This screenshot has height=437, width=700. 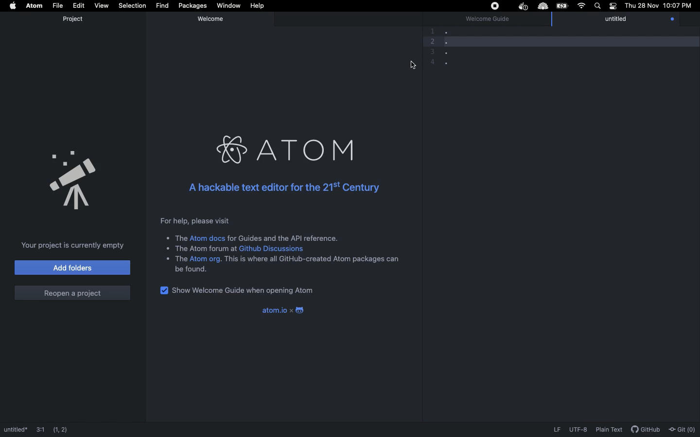 I want to click on Text, so click(x=175, y=259).